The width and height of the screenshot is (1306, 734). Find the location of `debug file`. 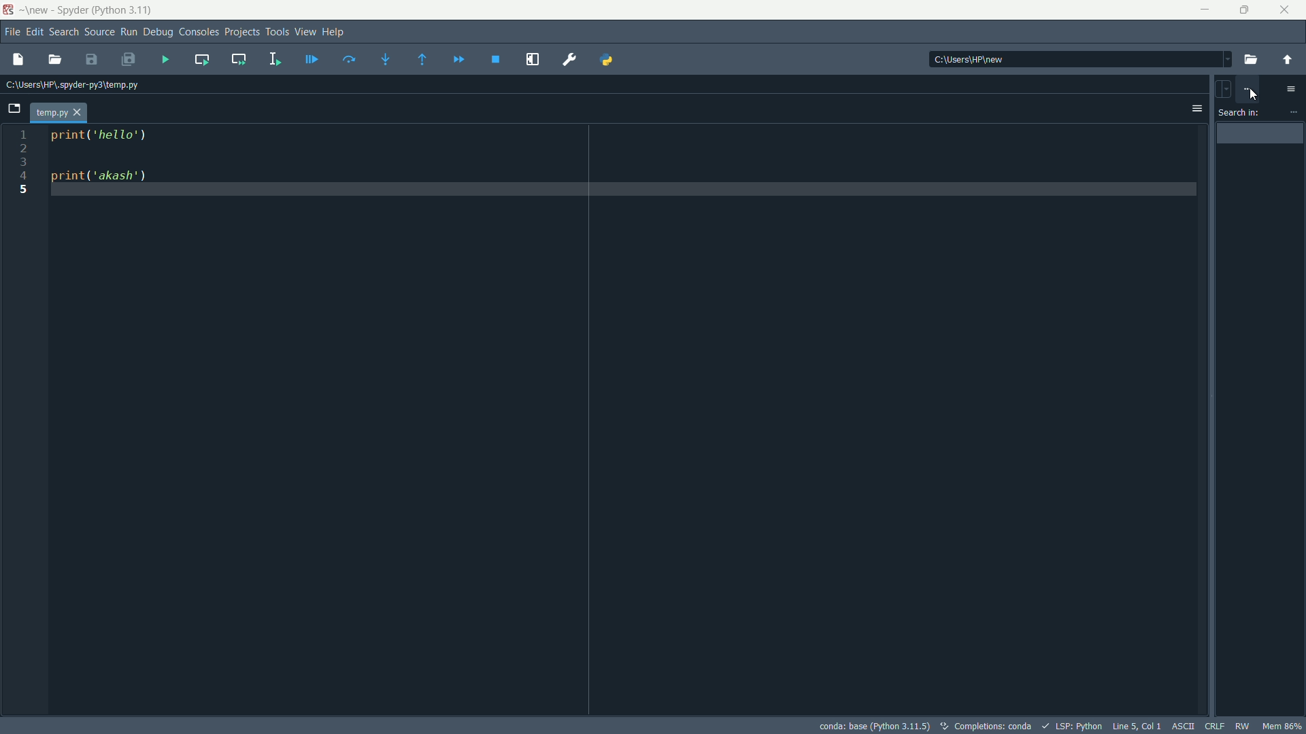

debug file is located at coordinates (312, 58).